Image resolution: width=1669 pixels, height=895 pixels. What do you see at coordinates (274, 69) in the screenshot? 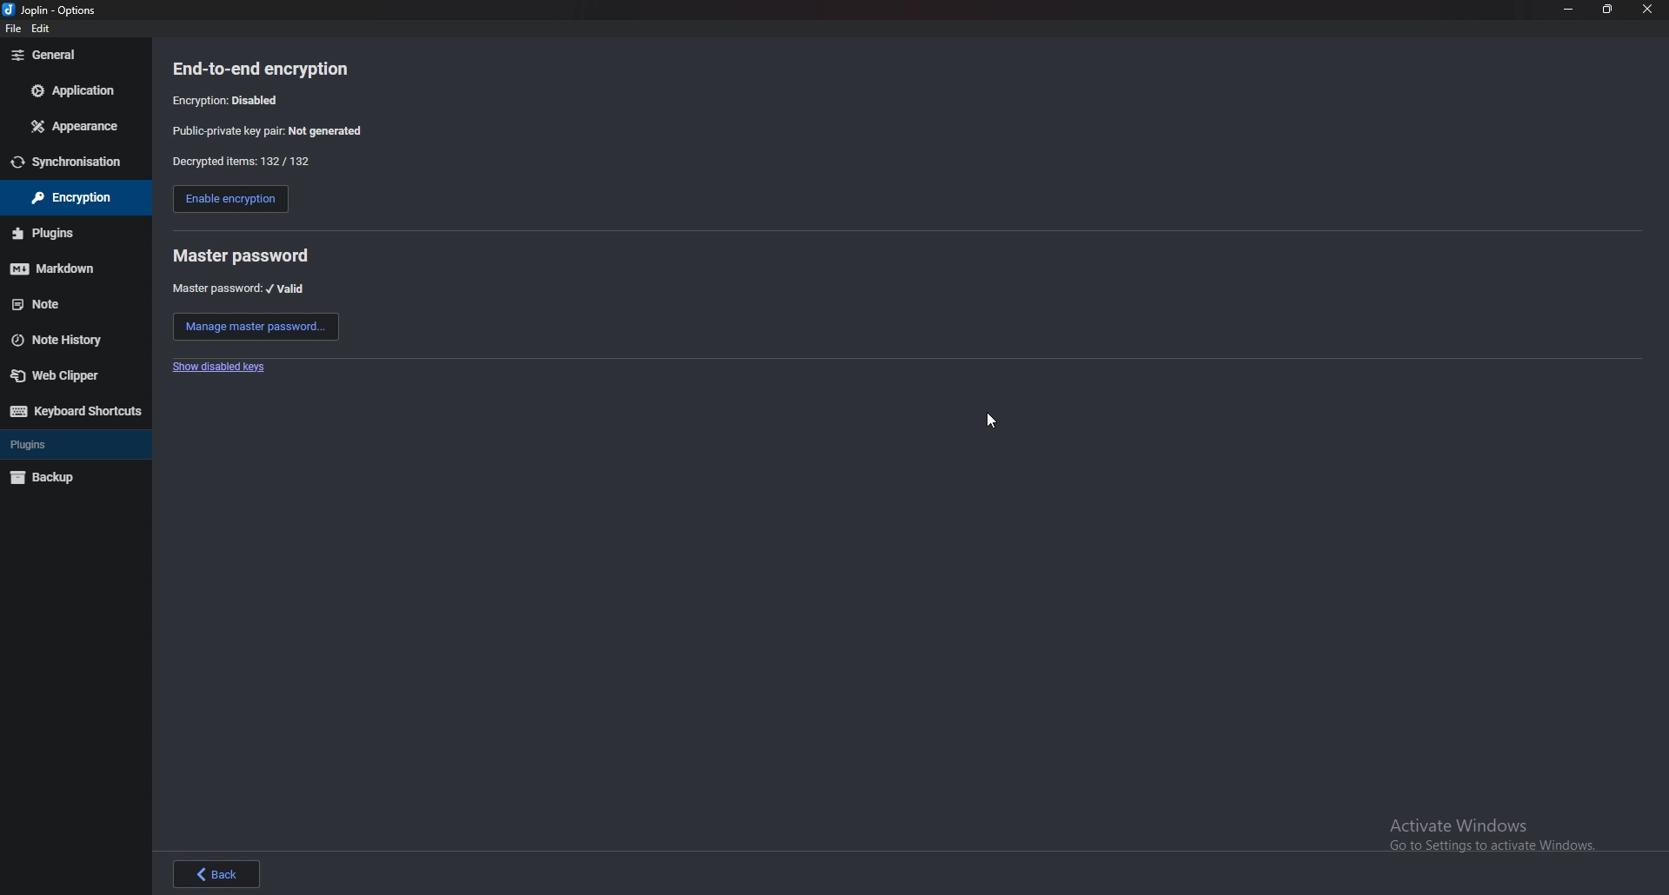
I see `end to end encryption` at bounding box center [274, 69].